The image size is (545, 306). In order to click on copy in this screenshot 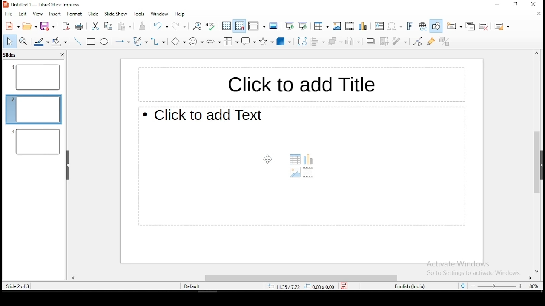, I will do `click(109, 26)`.